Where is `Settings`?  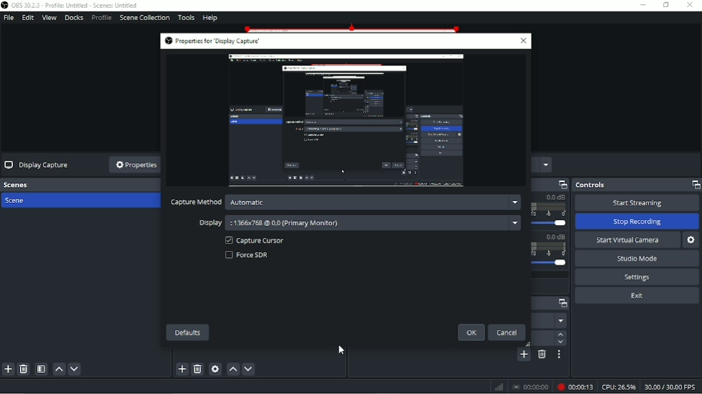
Settings is located at coordinates (636, 277).